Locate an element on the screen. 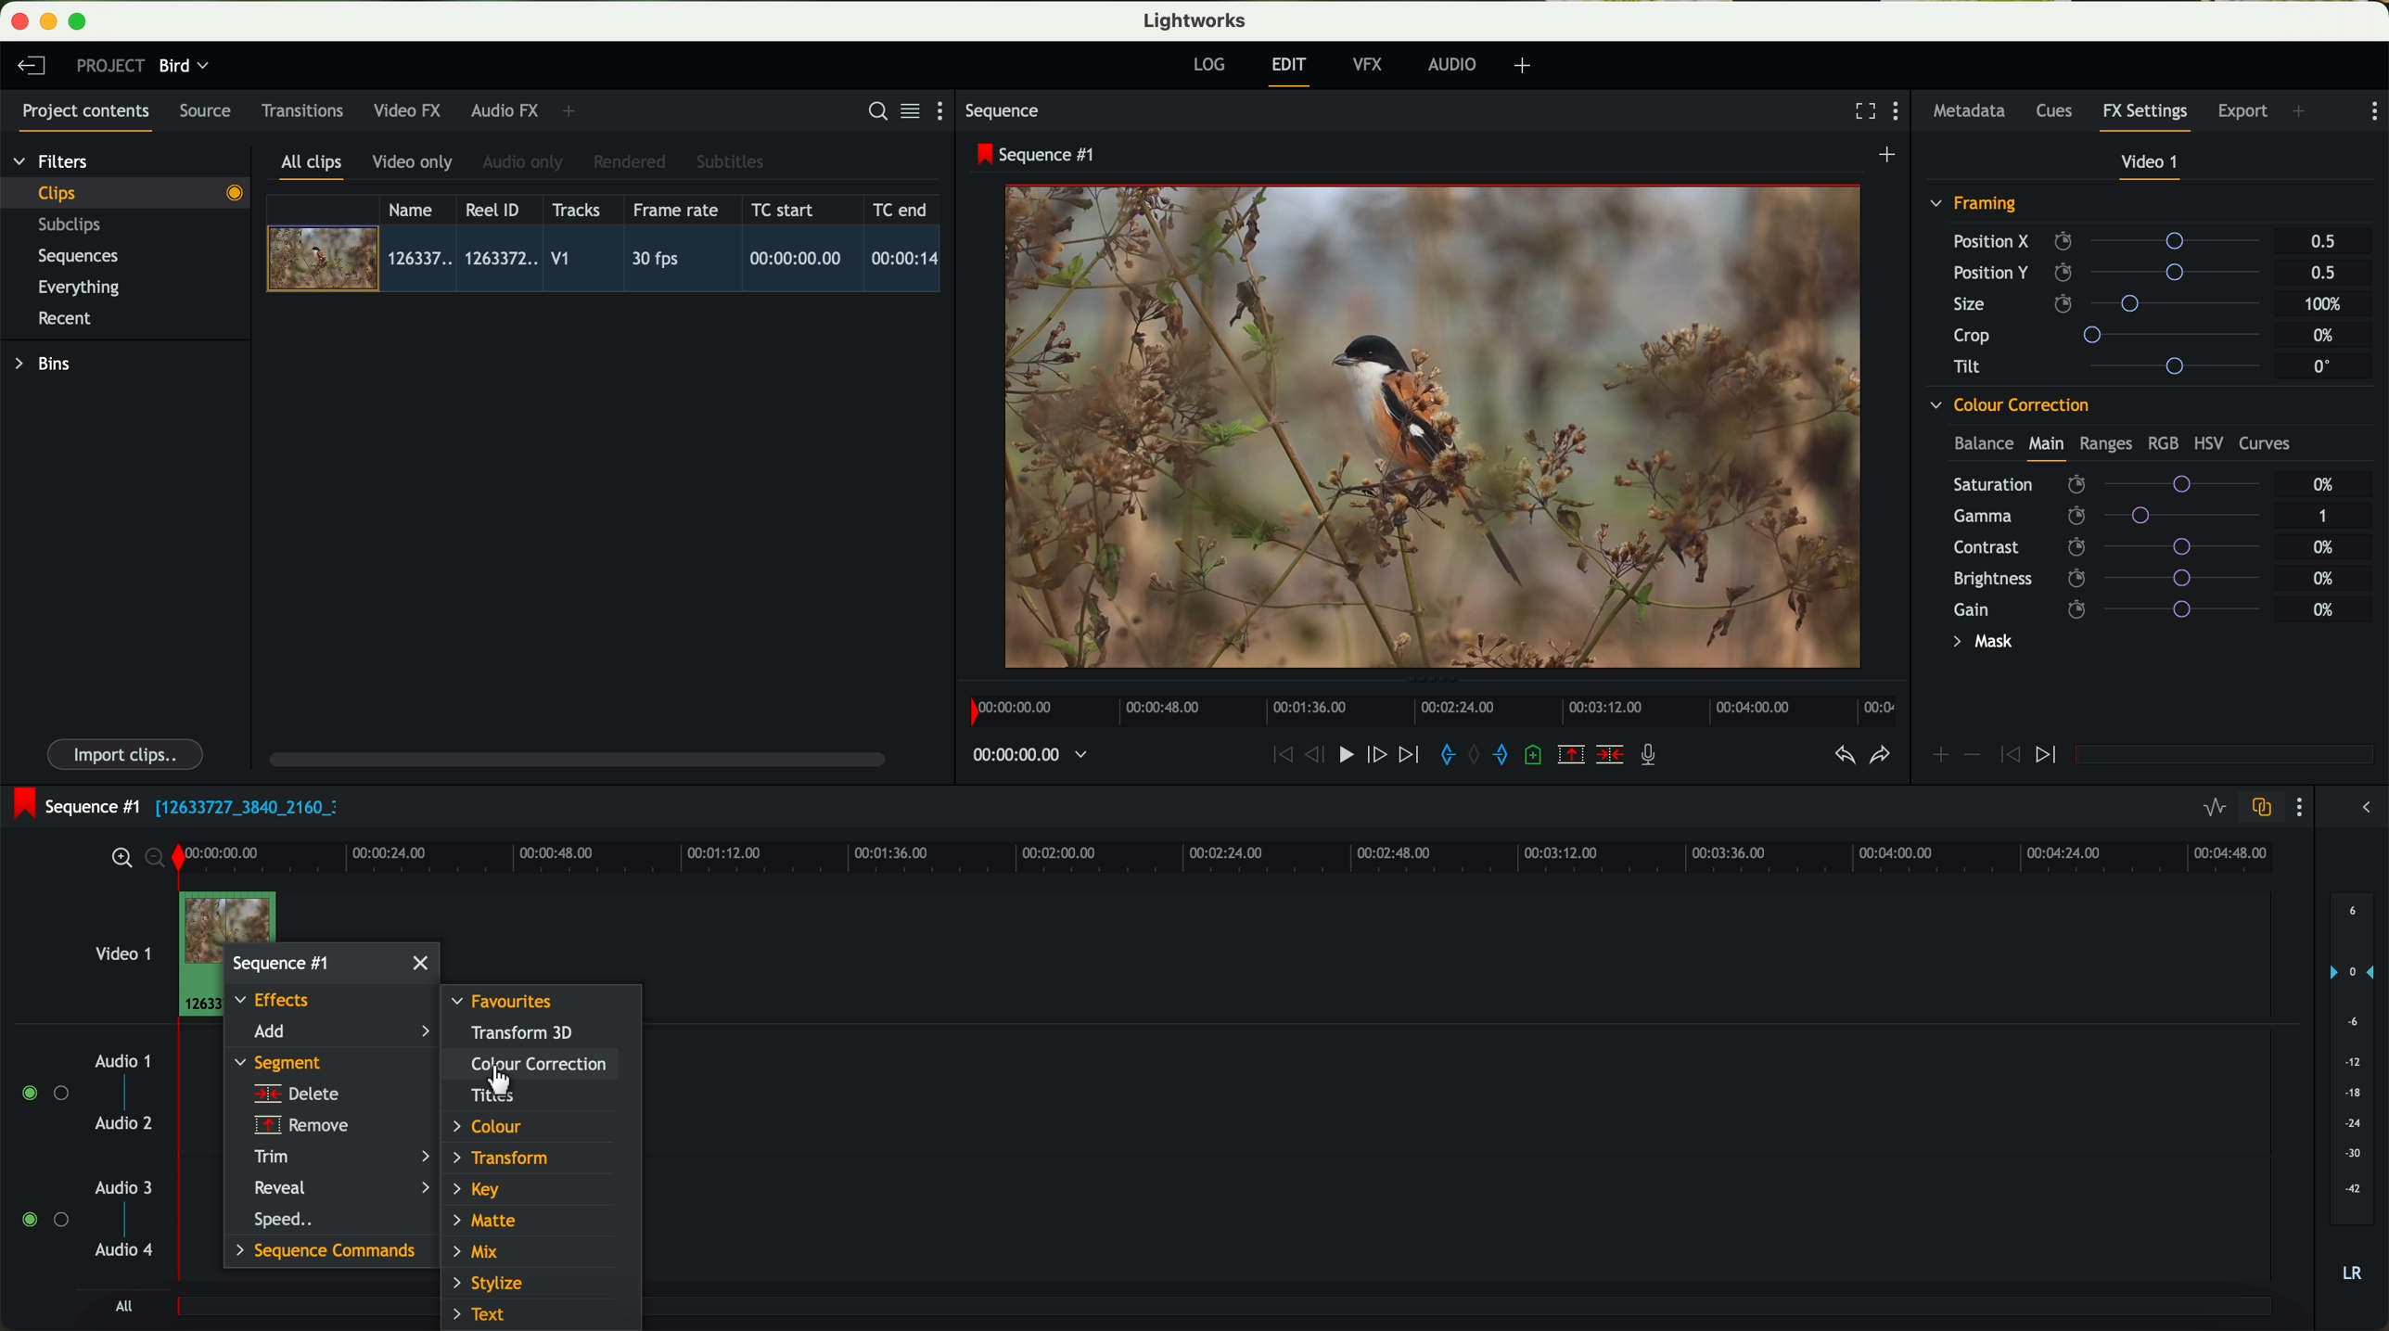  sequences is located at coordinates (78, 257).